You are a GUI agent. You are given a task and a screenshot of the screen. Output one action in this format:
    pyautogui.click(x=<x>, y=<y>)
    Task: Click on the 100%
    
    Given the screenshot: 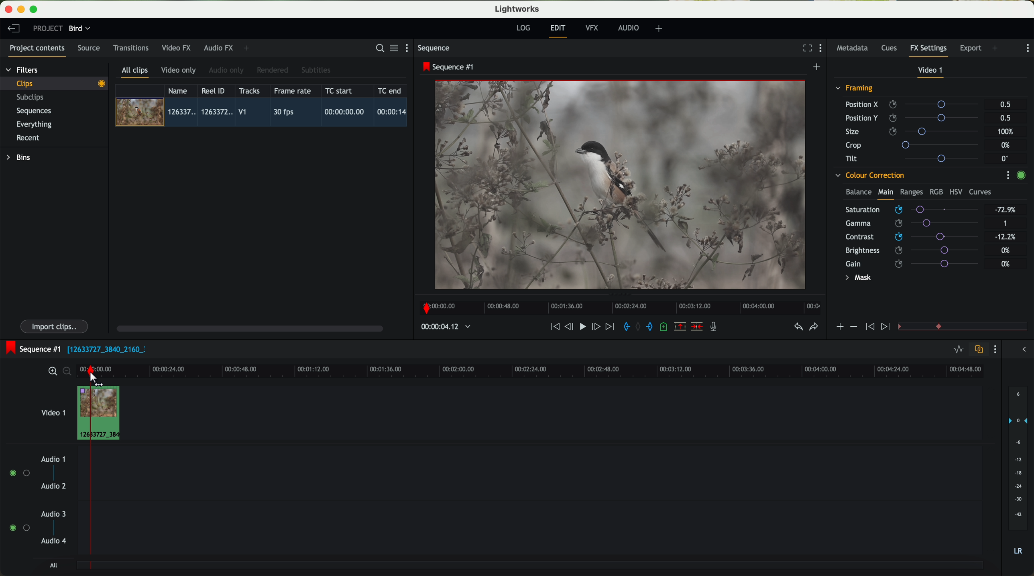 What is the action you would take?
    pyautogui.click(x=1008, y=132)
    